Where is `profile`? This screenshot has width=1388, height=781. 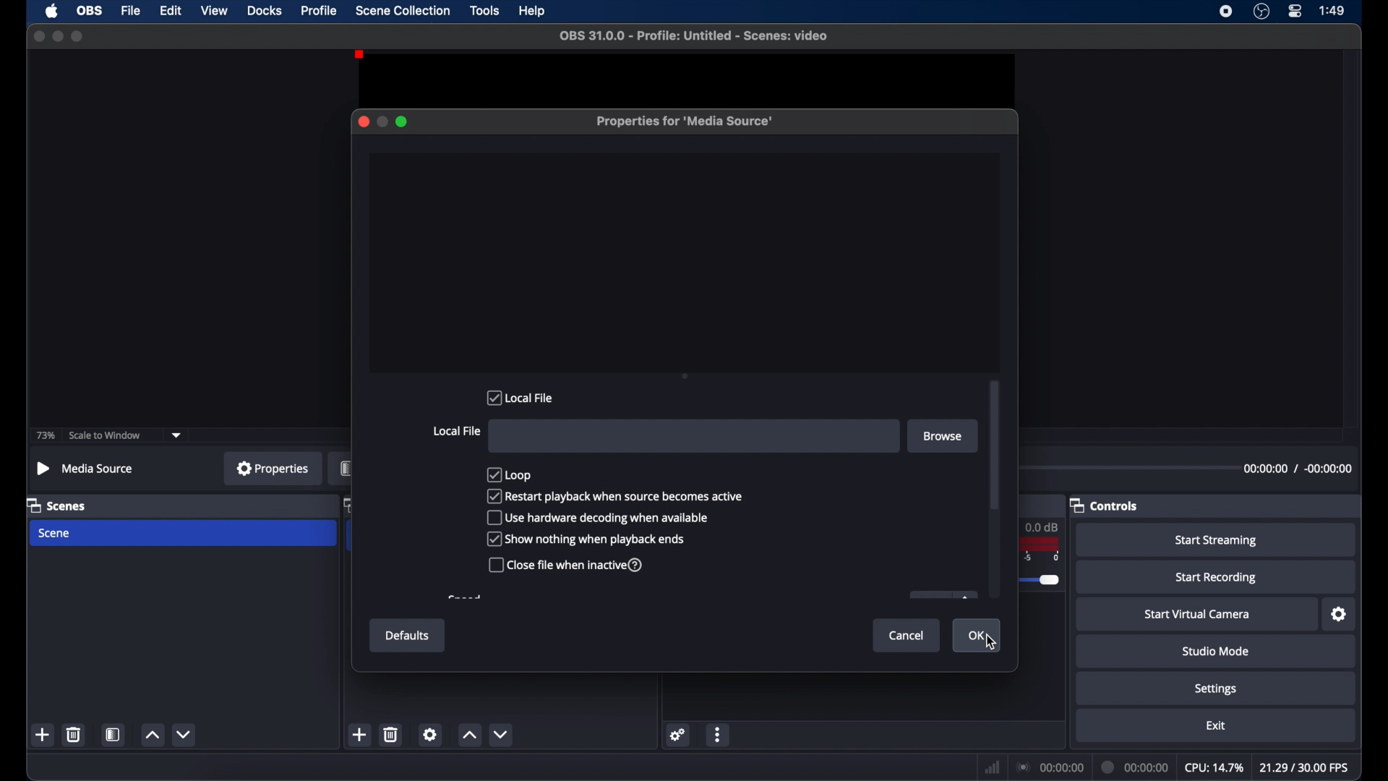
profile is located at coordinates (320, 11).